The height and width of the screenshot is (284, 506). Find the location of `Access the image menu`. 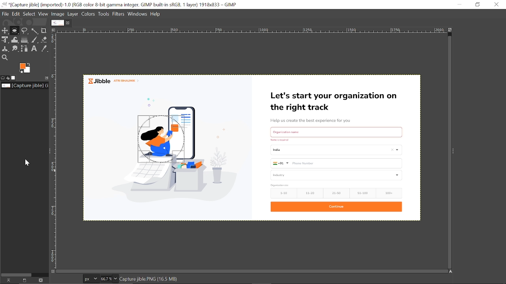

Access the image menu is located at coordinates (55, 30).